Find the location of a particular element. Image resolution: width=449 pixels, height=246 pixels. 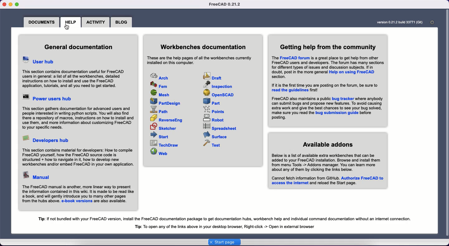

ReverseEng is located at coordinates (168, 118).